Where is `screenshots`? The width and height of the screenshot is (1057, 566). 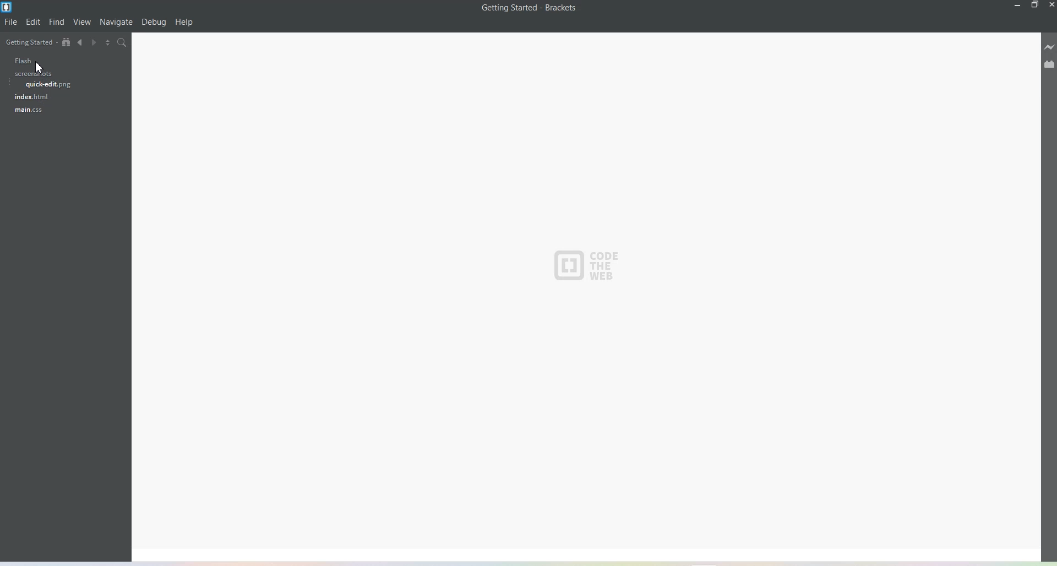
screenshots is located at coordinates (32, 75).